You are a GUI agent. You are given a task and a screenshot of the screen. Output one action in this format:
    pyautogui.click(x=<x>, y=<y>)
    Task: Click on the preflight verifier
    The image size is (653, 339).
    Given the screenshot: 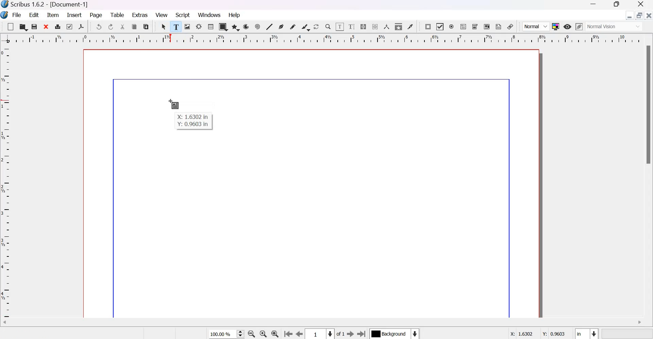 What is the action you would take?
    pyautogui.click(x=68, y=26)
    